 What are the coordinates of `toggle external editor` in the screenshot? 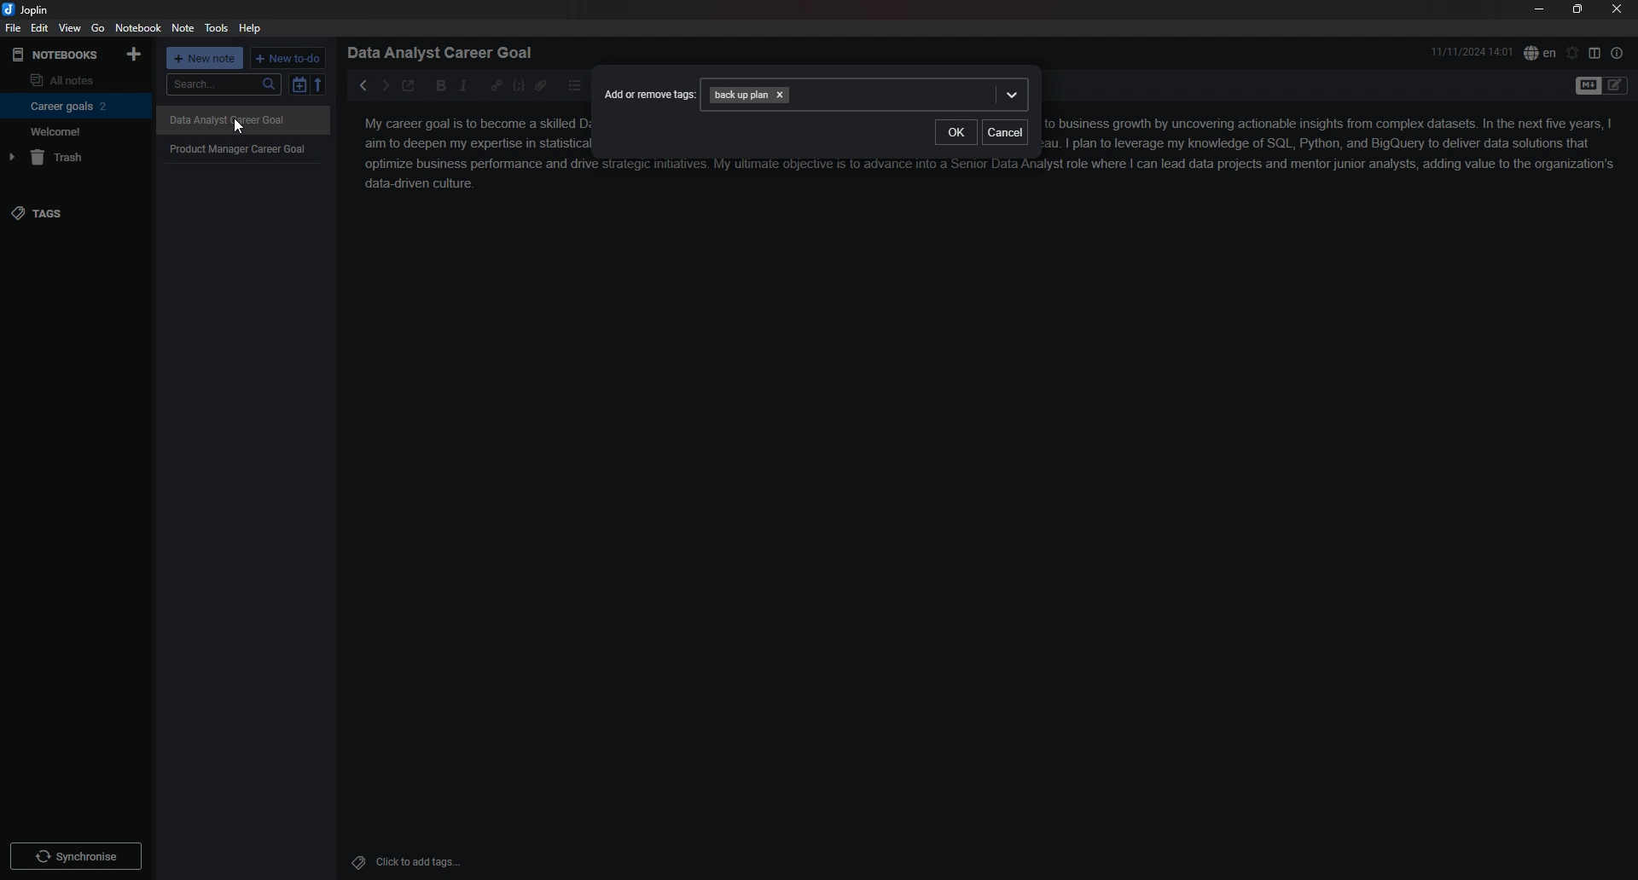 It's located at (409, 85).